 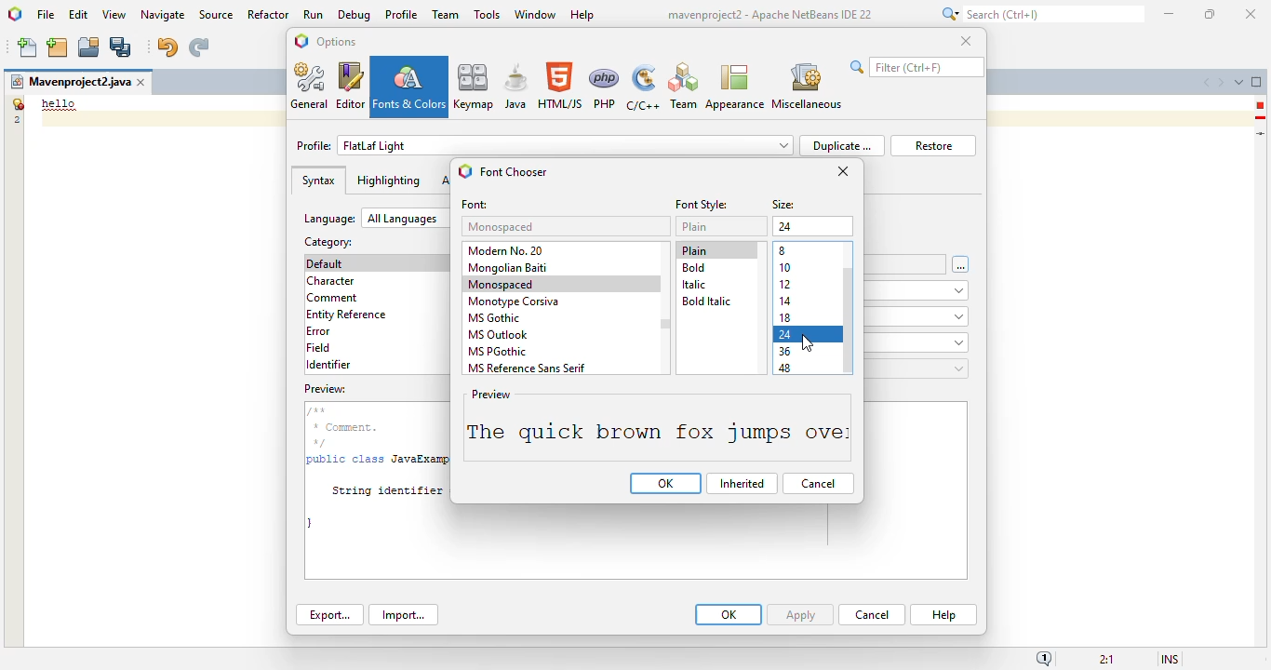 I want to click on 10, so click(x=786, y=268).